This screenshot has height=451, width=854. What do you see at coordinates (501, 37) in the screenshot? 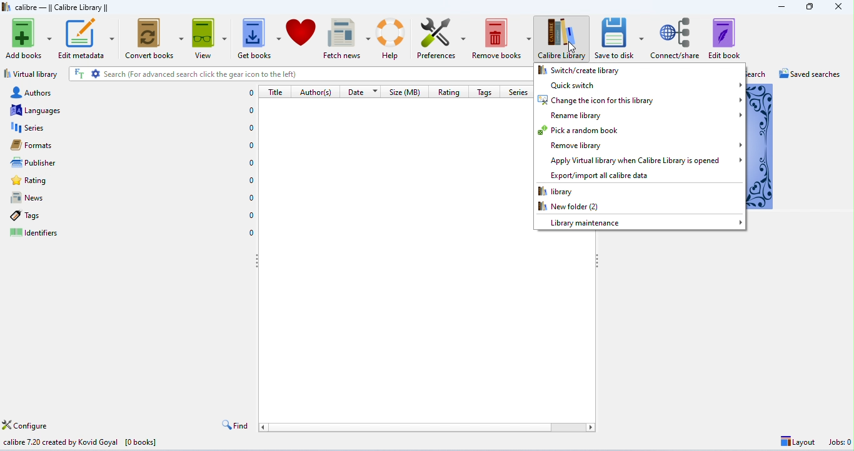
I see `remove books` at bounding box center [501, 37].